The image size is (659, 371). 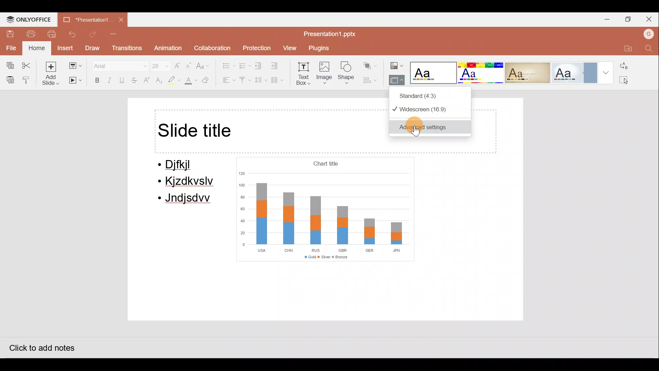 I want to click on Bullets, so click(x=225, y=64).